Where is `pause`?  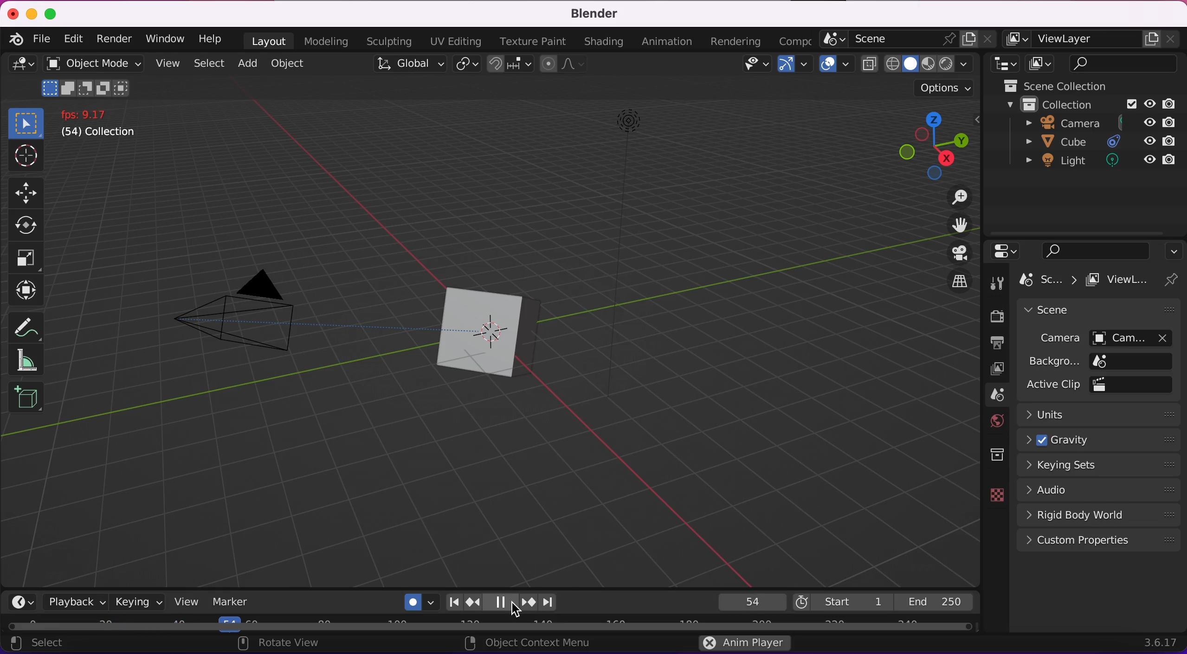
pause is located at coordinates (503, 602).